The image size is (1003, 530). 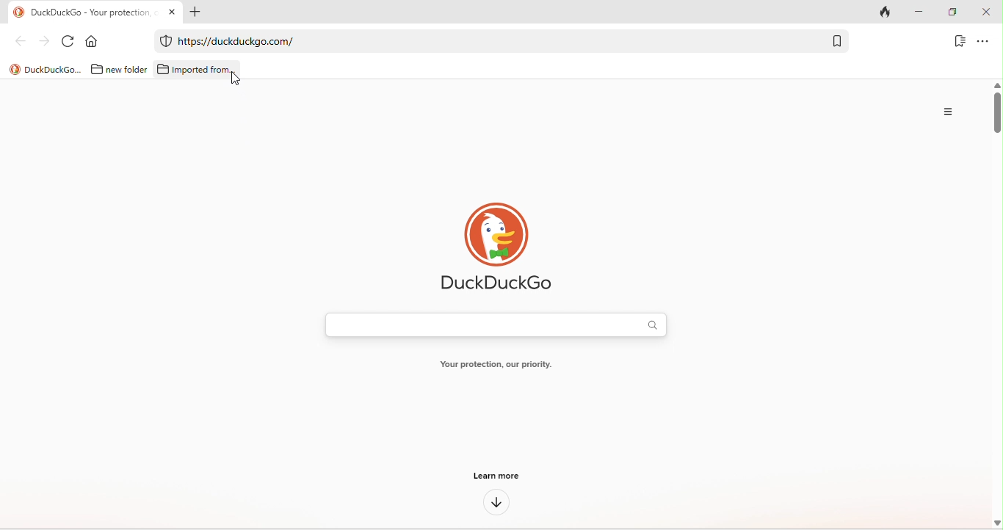 I want to click on down arrow, so click(x=496, y=504).